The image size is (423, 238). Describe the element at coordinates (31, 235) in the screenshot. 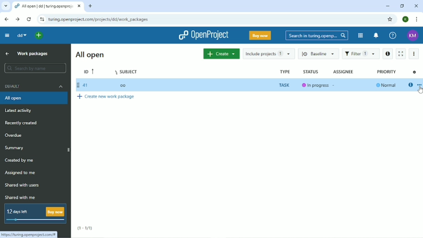

I see `Link` at that location.